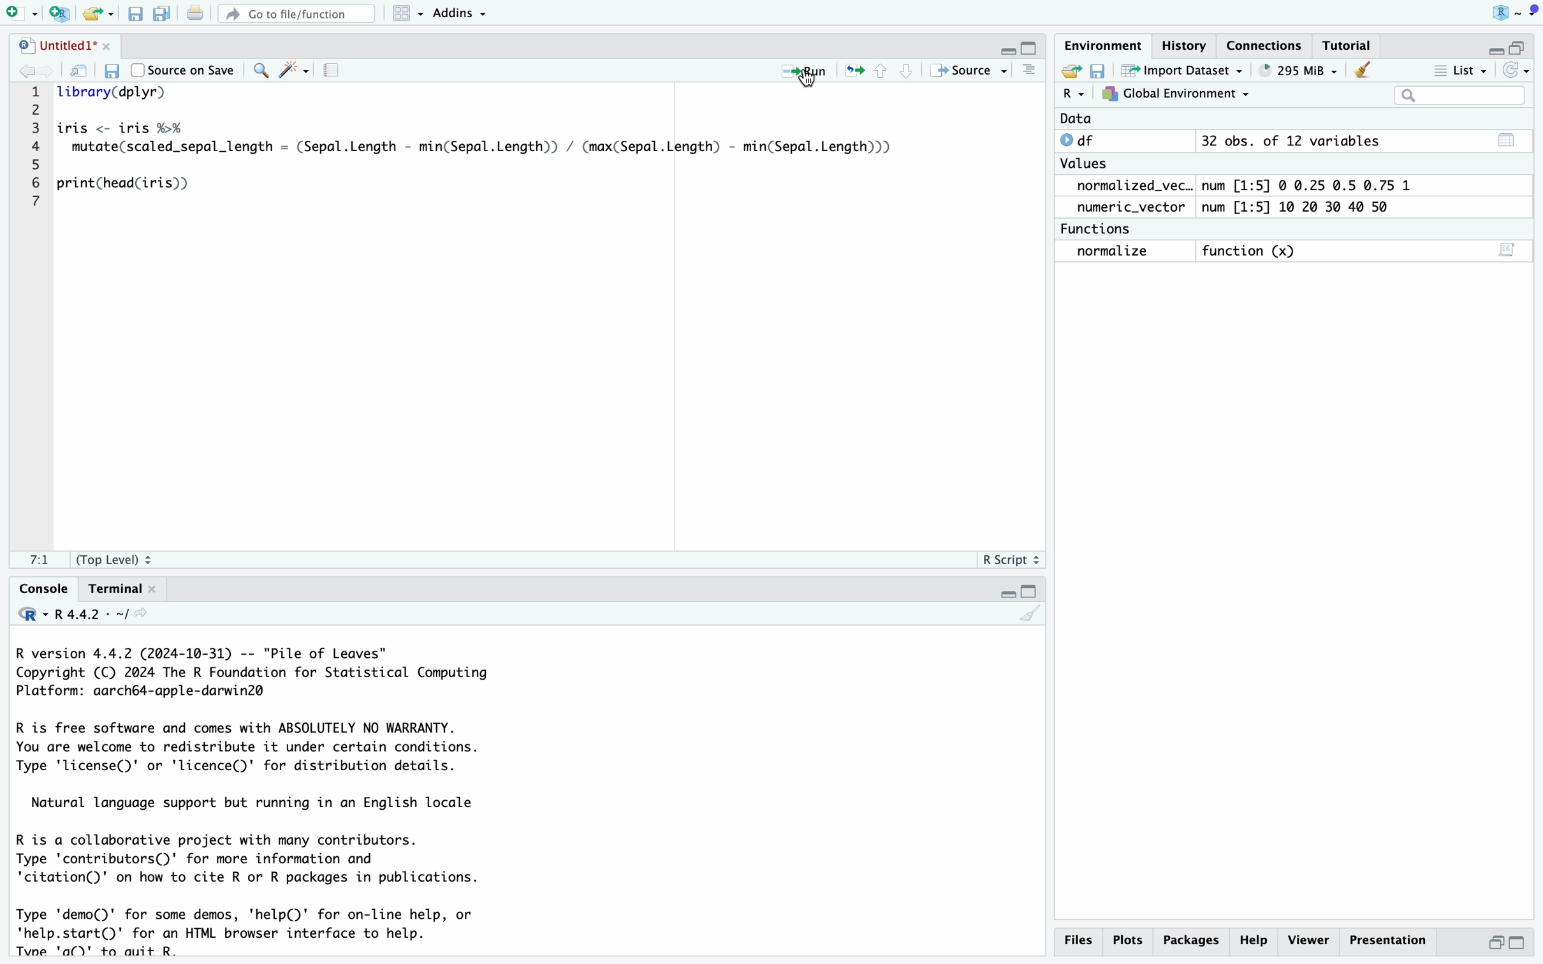 This screenshot has height=964, width=1543. Describe the element at coordinates (292, 69) in the screenshot. I see `Wand` at that location.